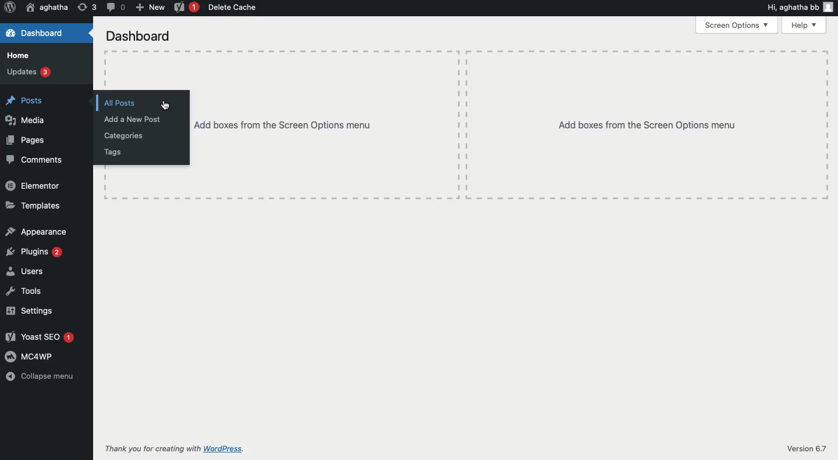 The height and width of the screenshot is (460, 838). Describe the element at coordinates (87, 7) in the screenshot. I see `Revision` at that location.